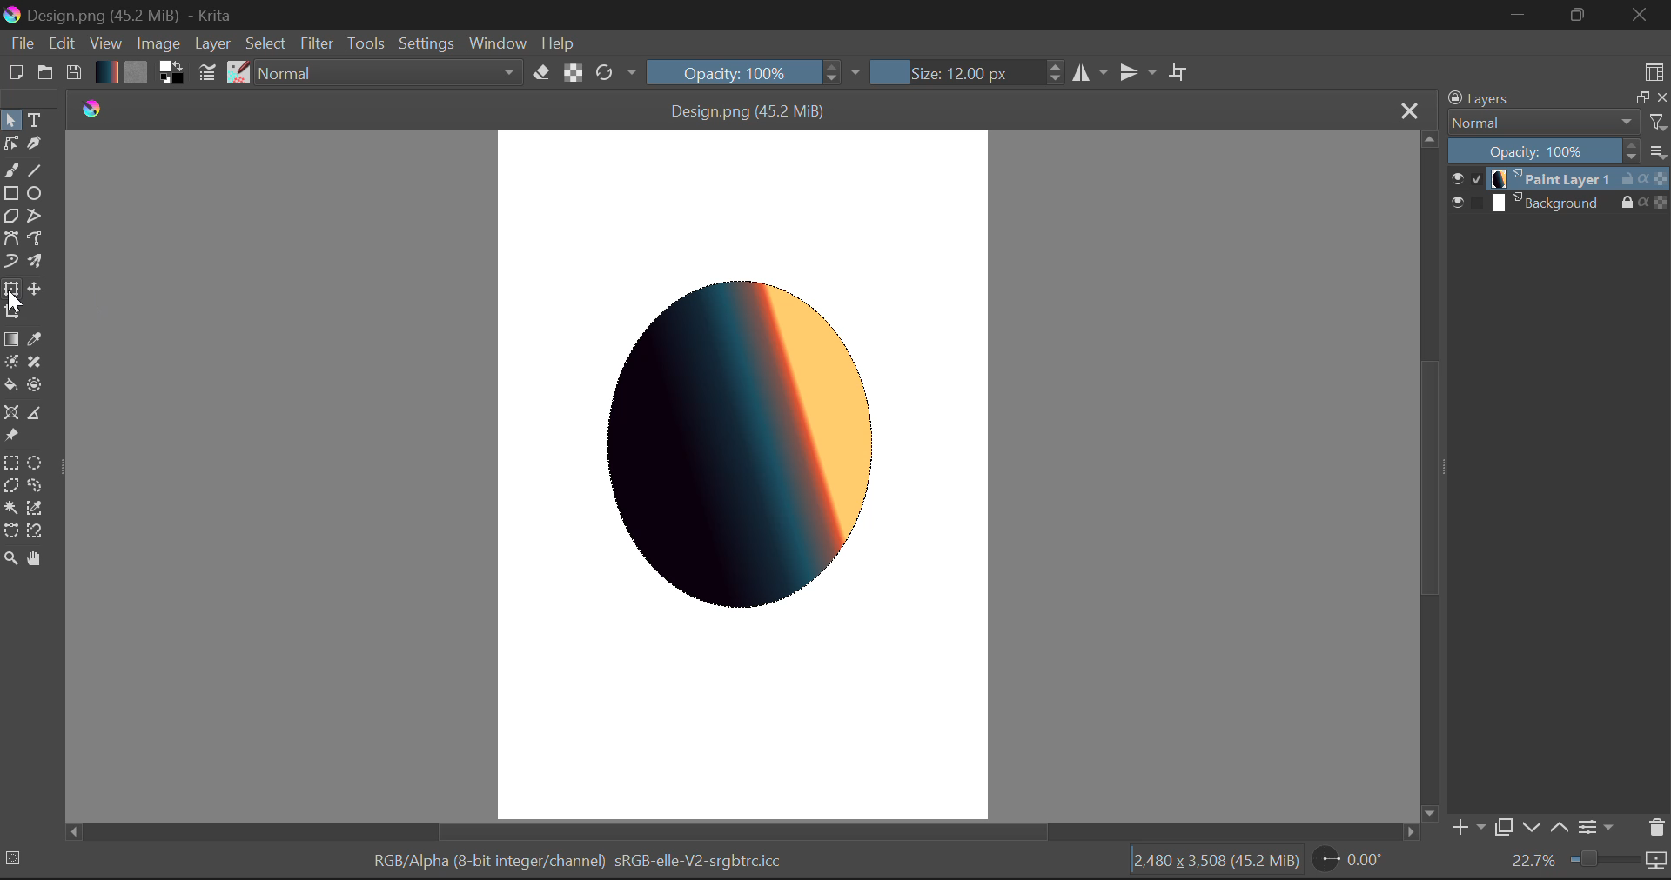  What do you see at coordinates (106, 71) in the screenshot?
I see `Gradient` at bounding box center [106, 71].